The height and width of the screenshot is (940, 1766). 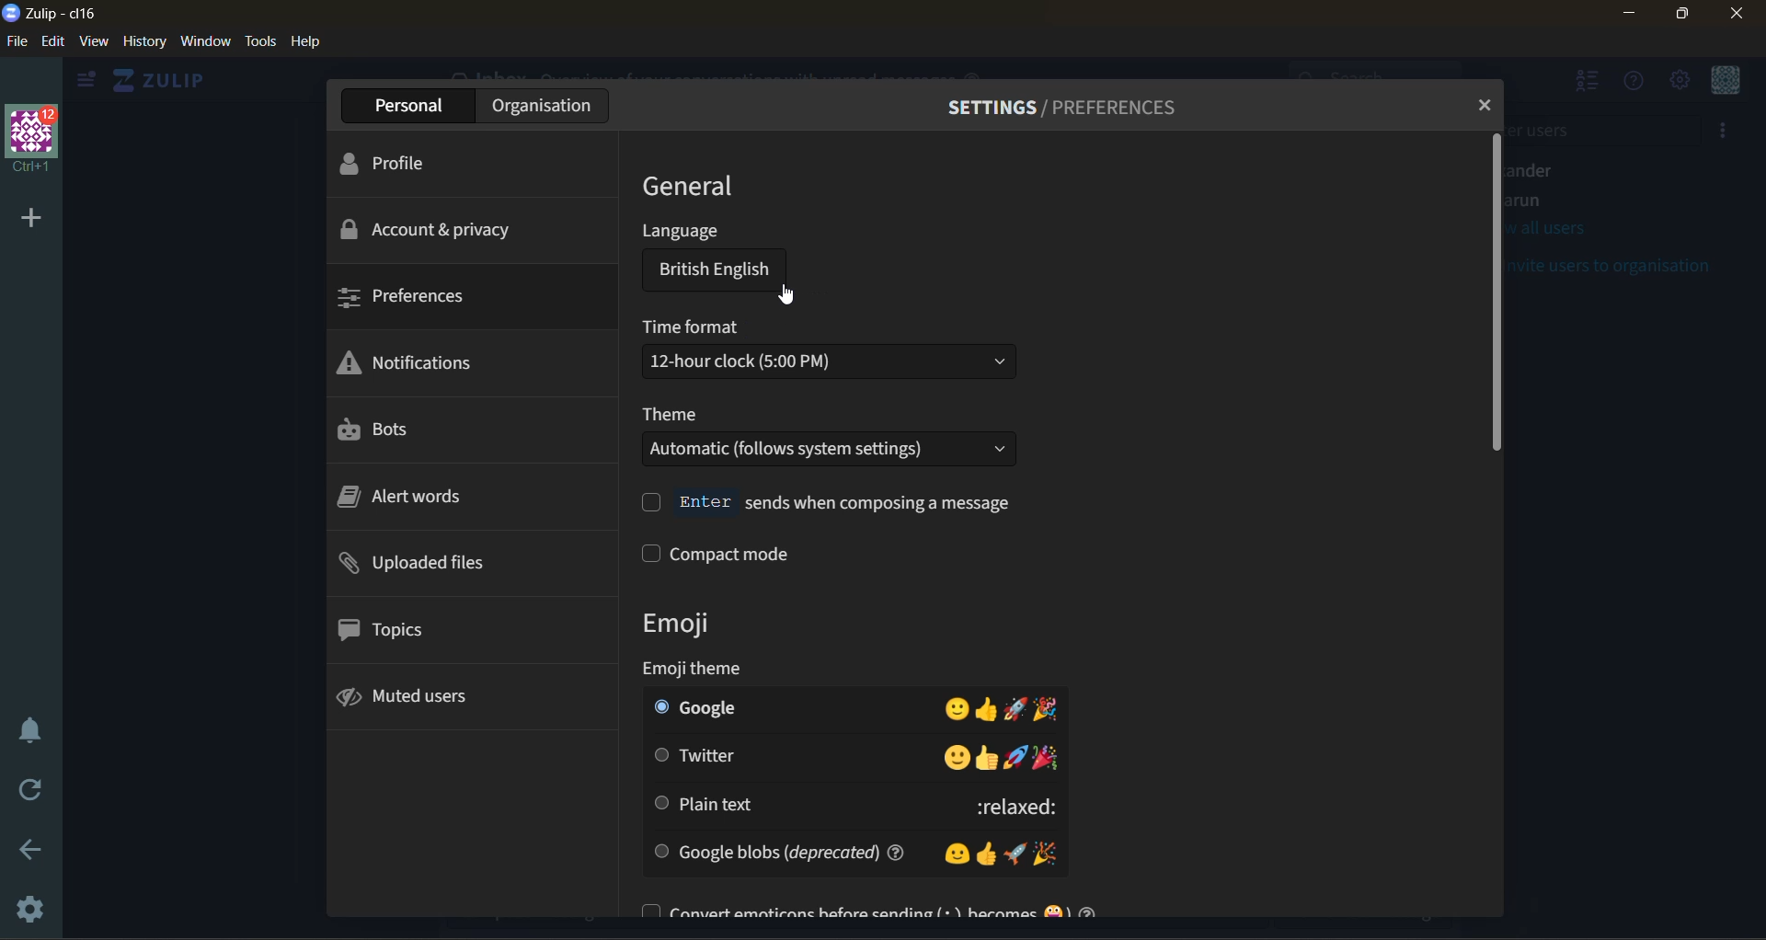 What do you see at coordinates (408, 158) in the screenshot?
I see `profile` at bounding box center [408, 158].